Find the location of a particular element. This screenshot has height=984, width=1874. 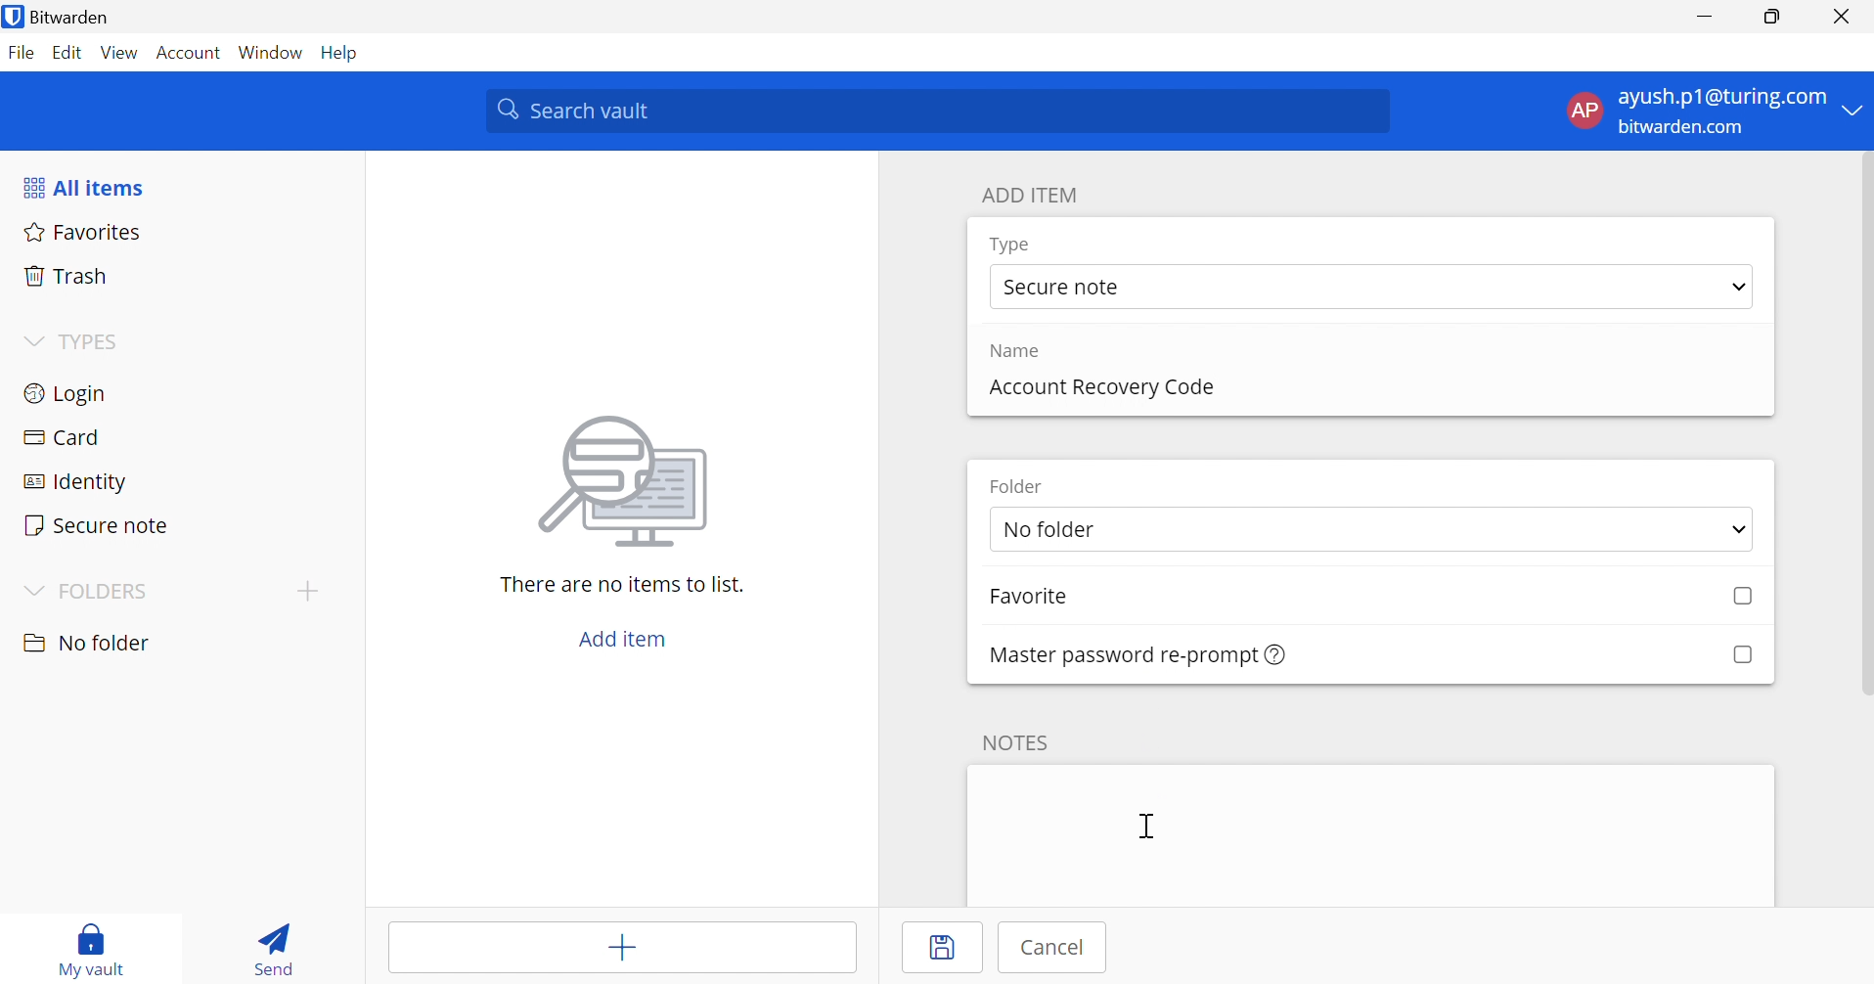

Window is located at coordinates (272, 54).